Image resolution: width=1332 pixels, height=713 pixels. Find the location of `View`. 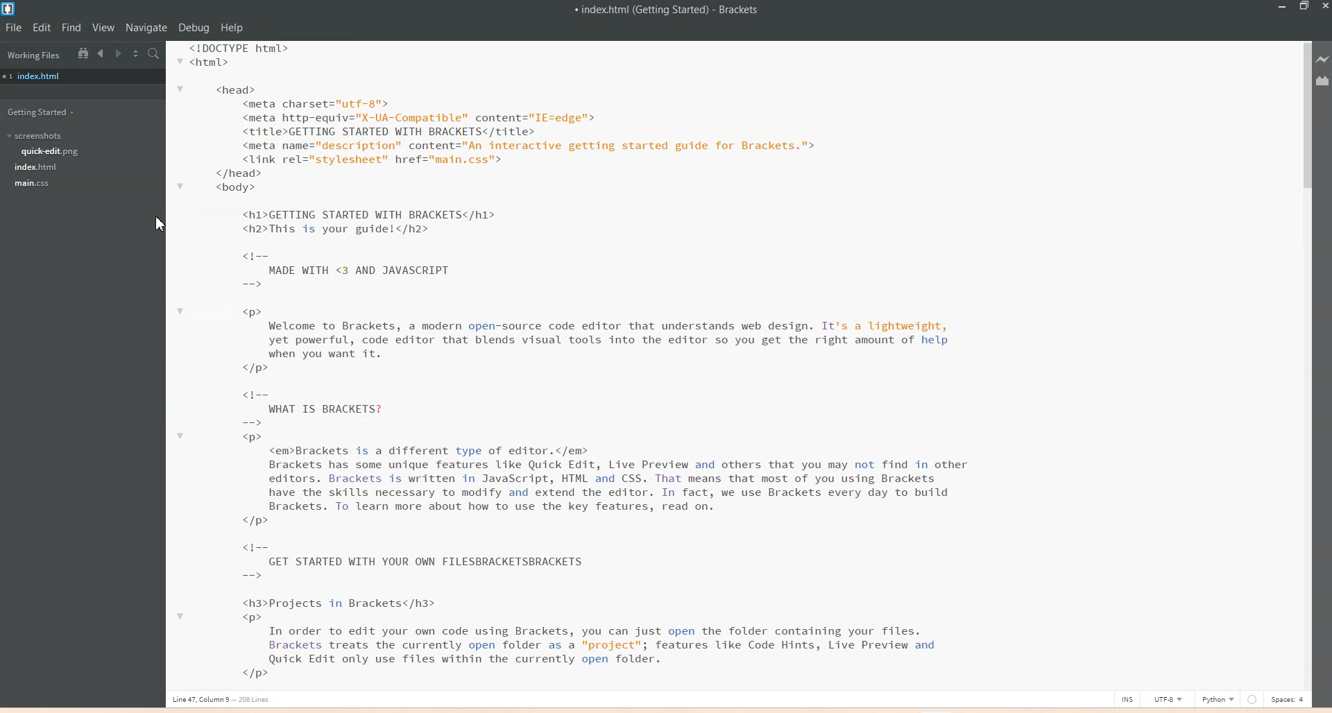

View is located at coordinates (104, 28).